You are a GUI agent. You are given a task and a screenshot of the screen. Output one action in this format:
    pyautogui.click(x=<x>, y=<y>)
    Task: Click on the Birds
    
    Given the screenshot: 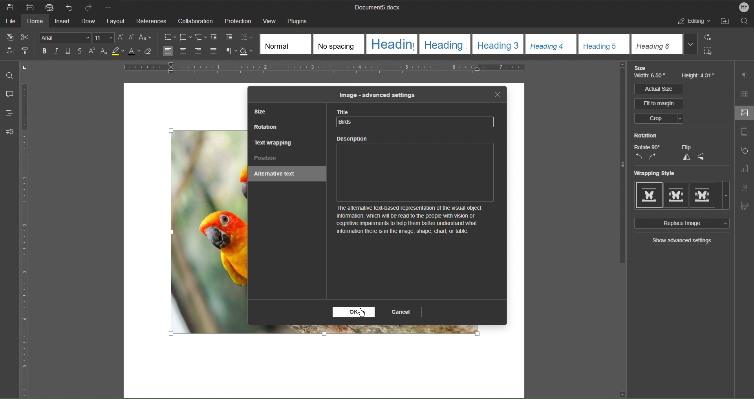 What is the action you would take?
    pyautogui.click(x=348, y=121)
    